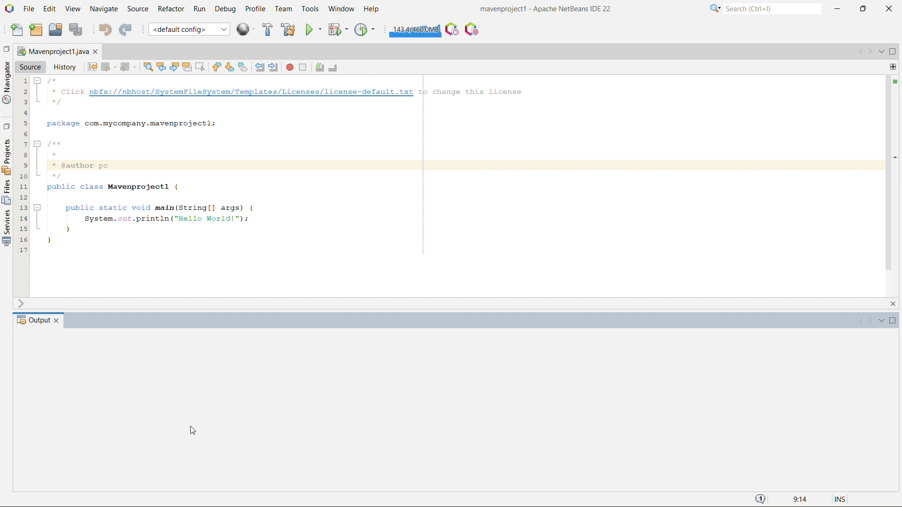  What do you see at coordinates (199, 9) in the screenshot?
I see `run` at bounding box center [199, 9].